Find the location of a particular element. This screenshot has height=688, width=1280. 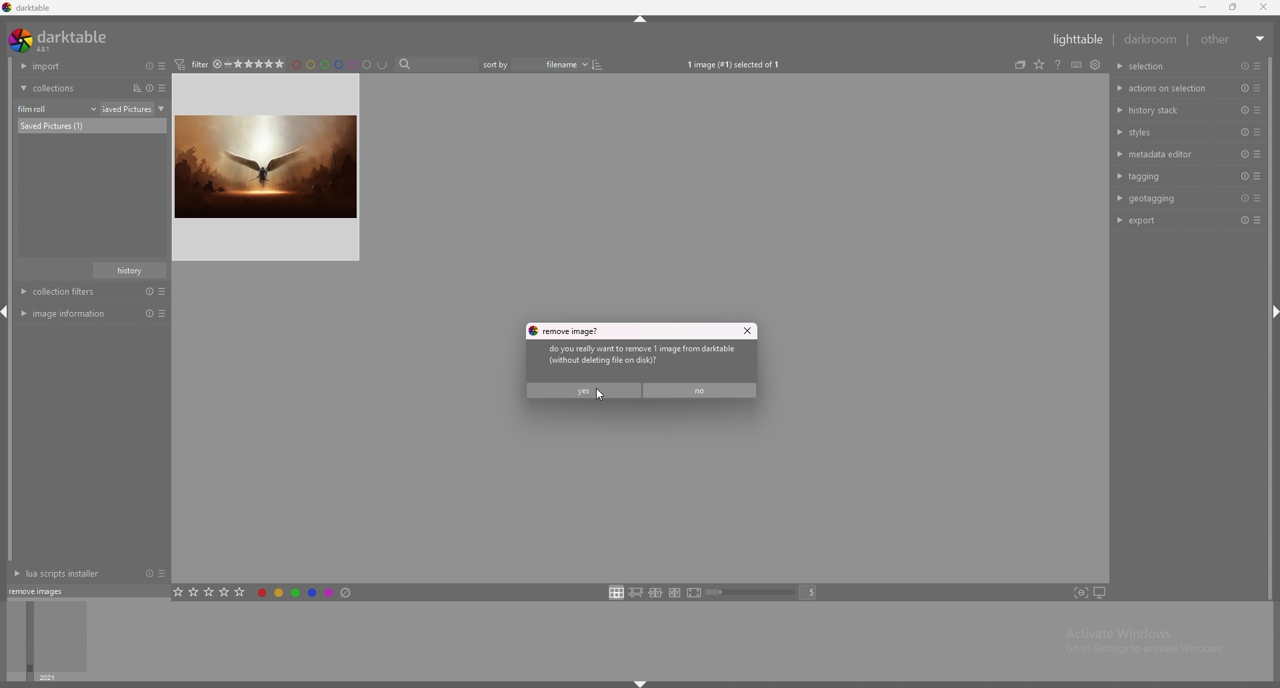

presets is located at coordinates (1257, 199).